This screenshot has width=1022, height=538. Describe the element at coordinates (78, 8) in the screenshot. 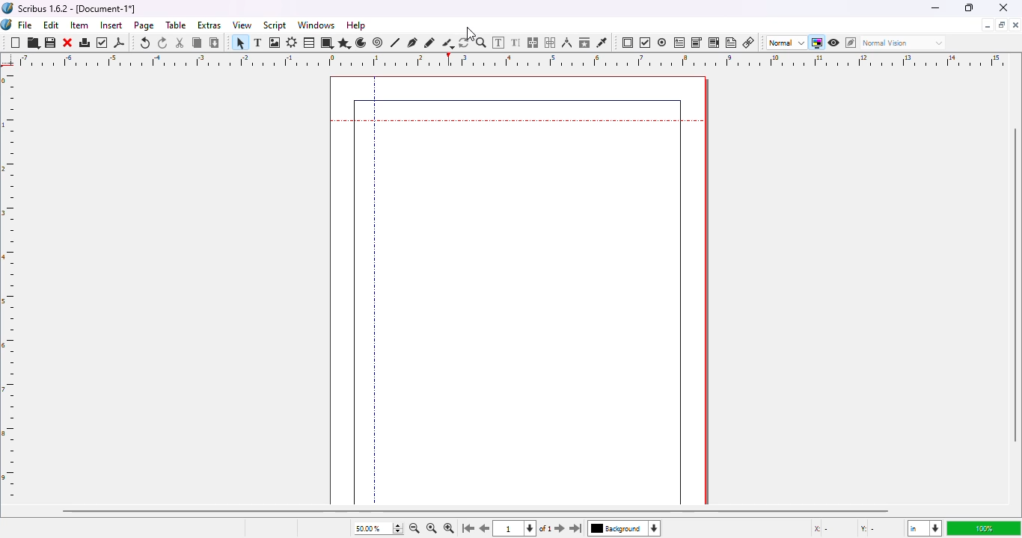

I see `Scribus 1.6.2 - [Document-1*]` at that location.